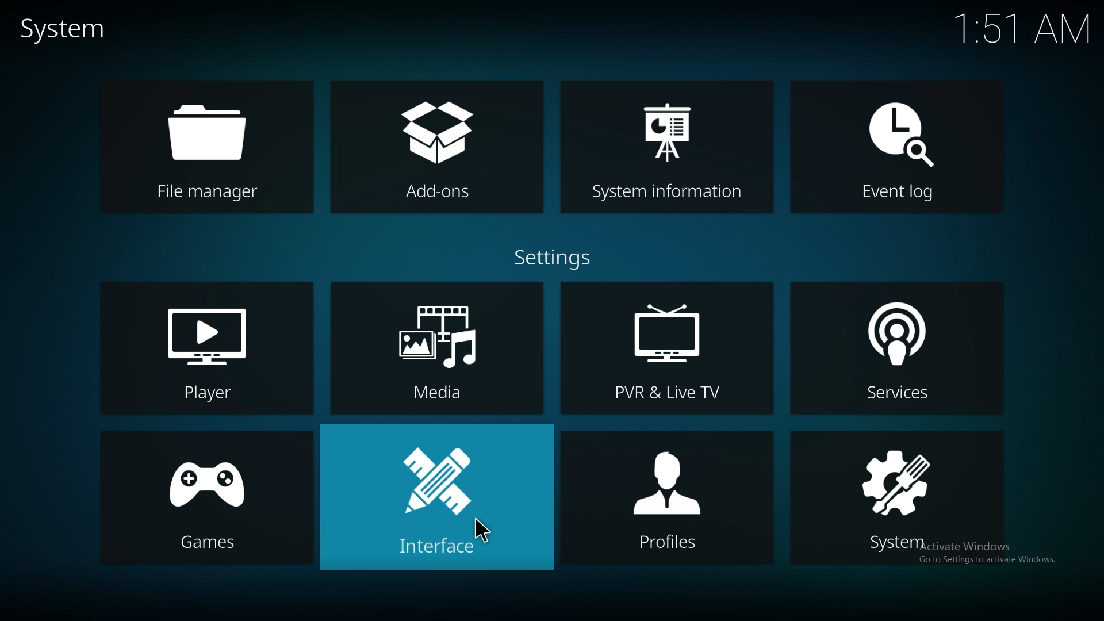 The height and width of the screenshot is (621, 1104). What do you see at coordinates (211, 147) in the screenshot?
I see `file manager` at bounding box center [211, 147].